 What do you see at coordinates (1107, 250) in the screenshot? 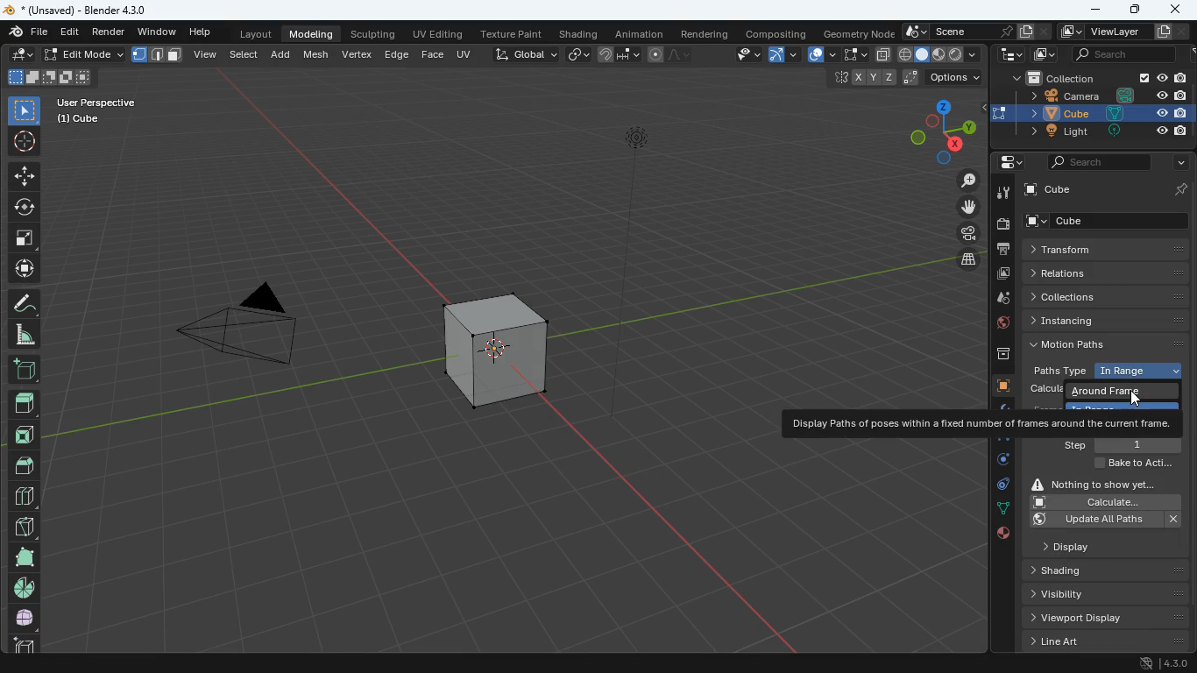
I see `transform` at bounding box center [1107, 250].